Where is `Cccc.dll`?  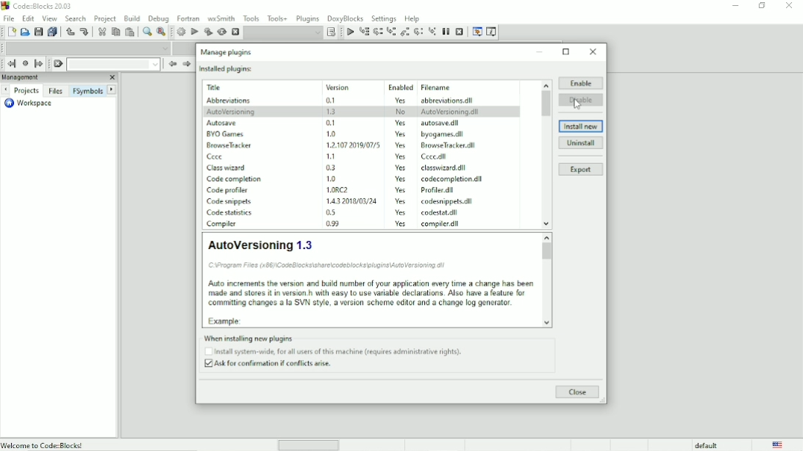
Cccc.dll is located at coordinates (436, 157).